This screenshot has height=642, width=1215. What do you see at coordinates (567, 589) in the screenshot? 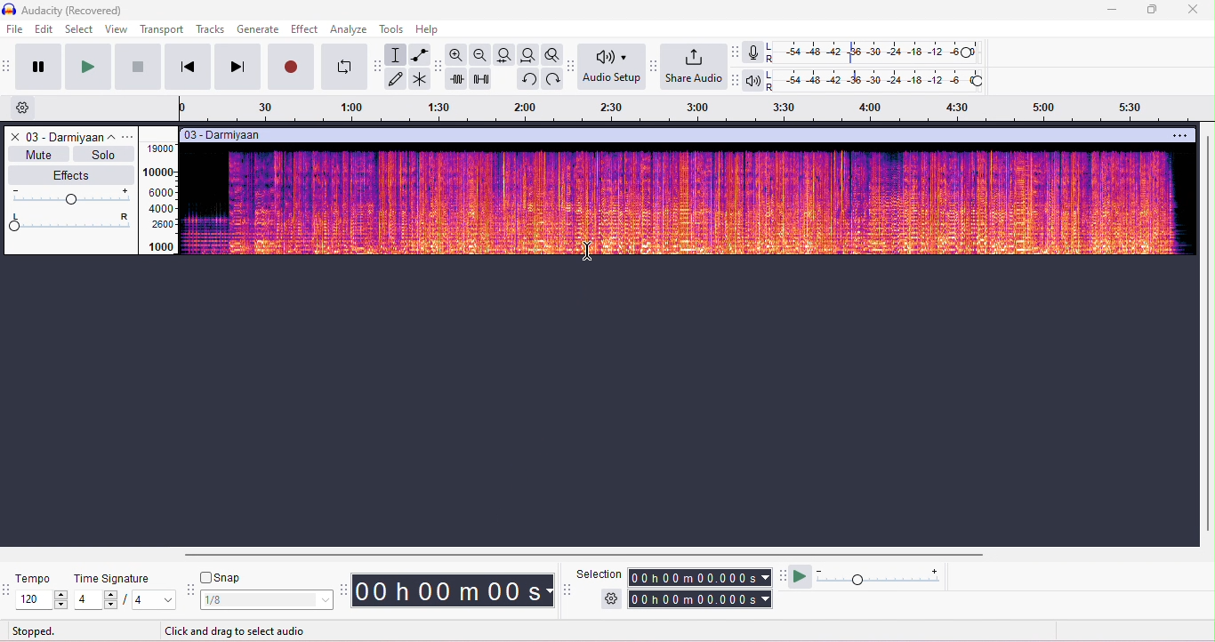
I see `selection tool bar` at bounding box center [567, 589].